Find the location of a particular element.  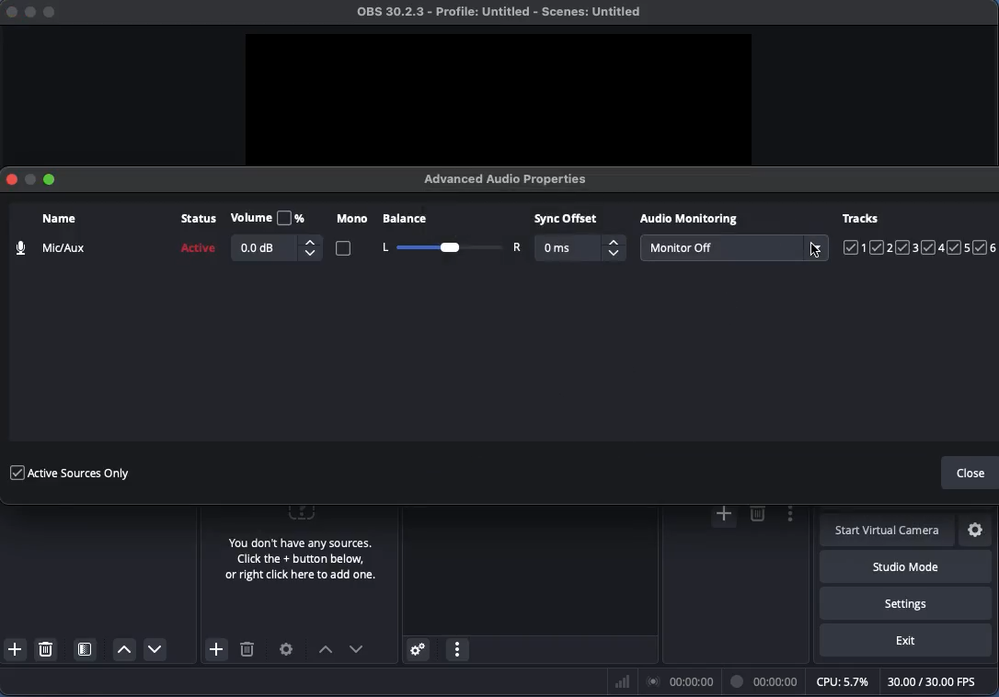

No source selected is located at coordinates (297, 547).